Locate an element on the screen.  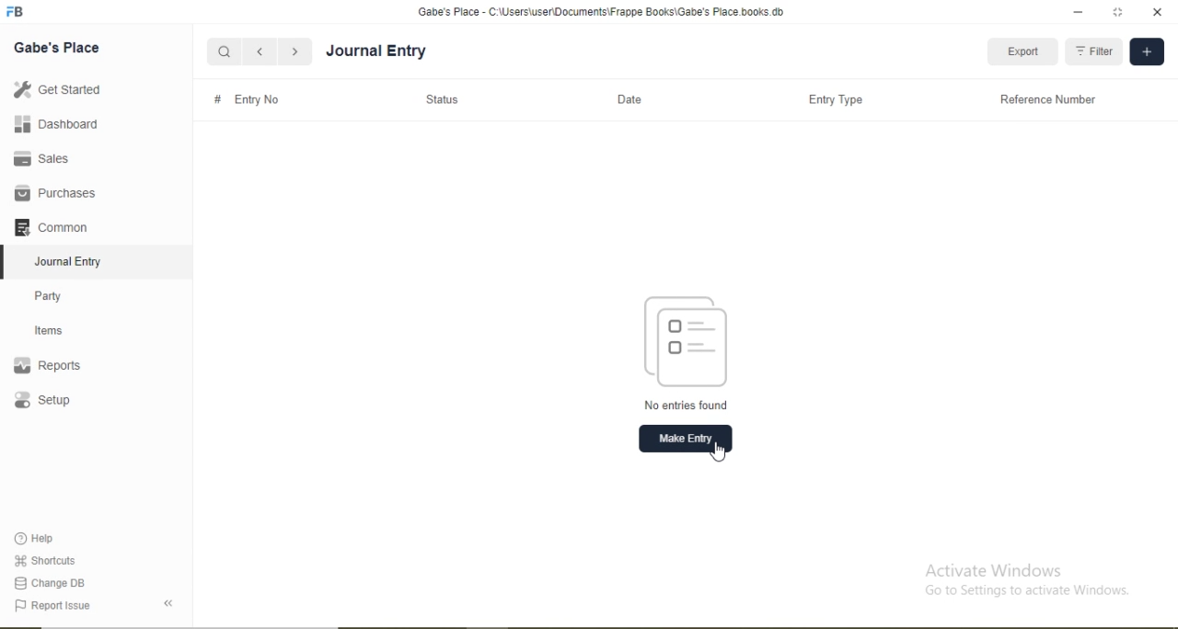
No entries found is located at coordinates (684, 405).